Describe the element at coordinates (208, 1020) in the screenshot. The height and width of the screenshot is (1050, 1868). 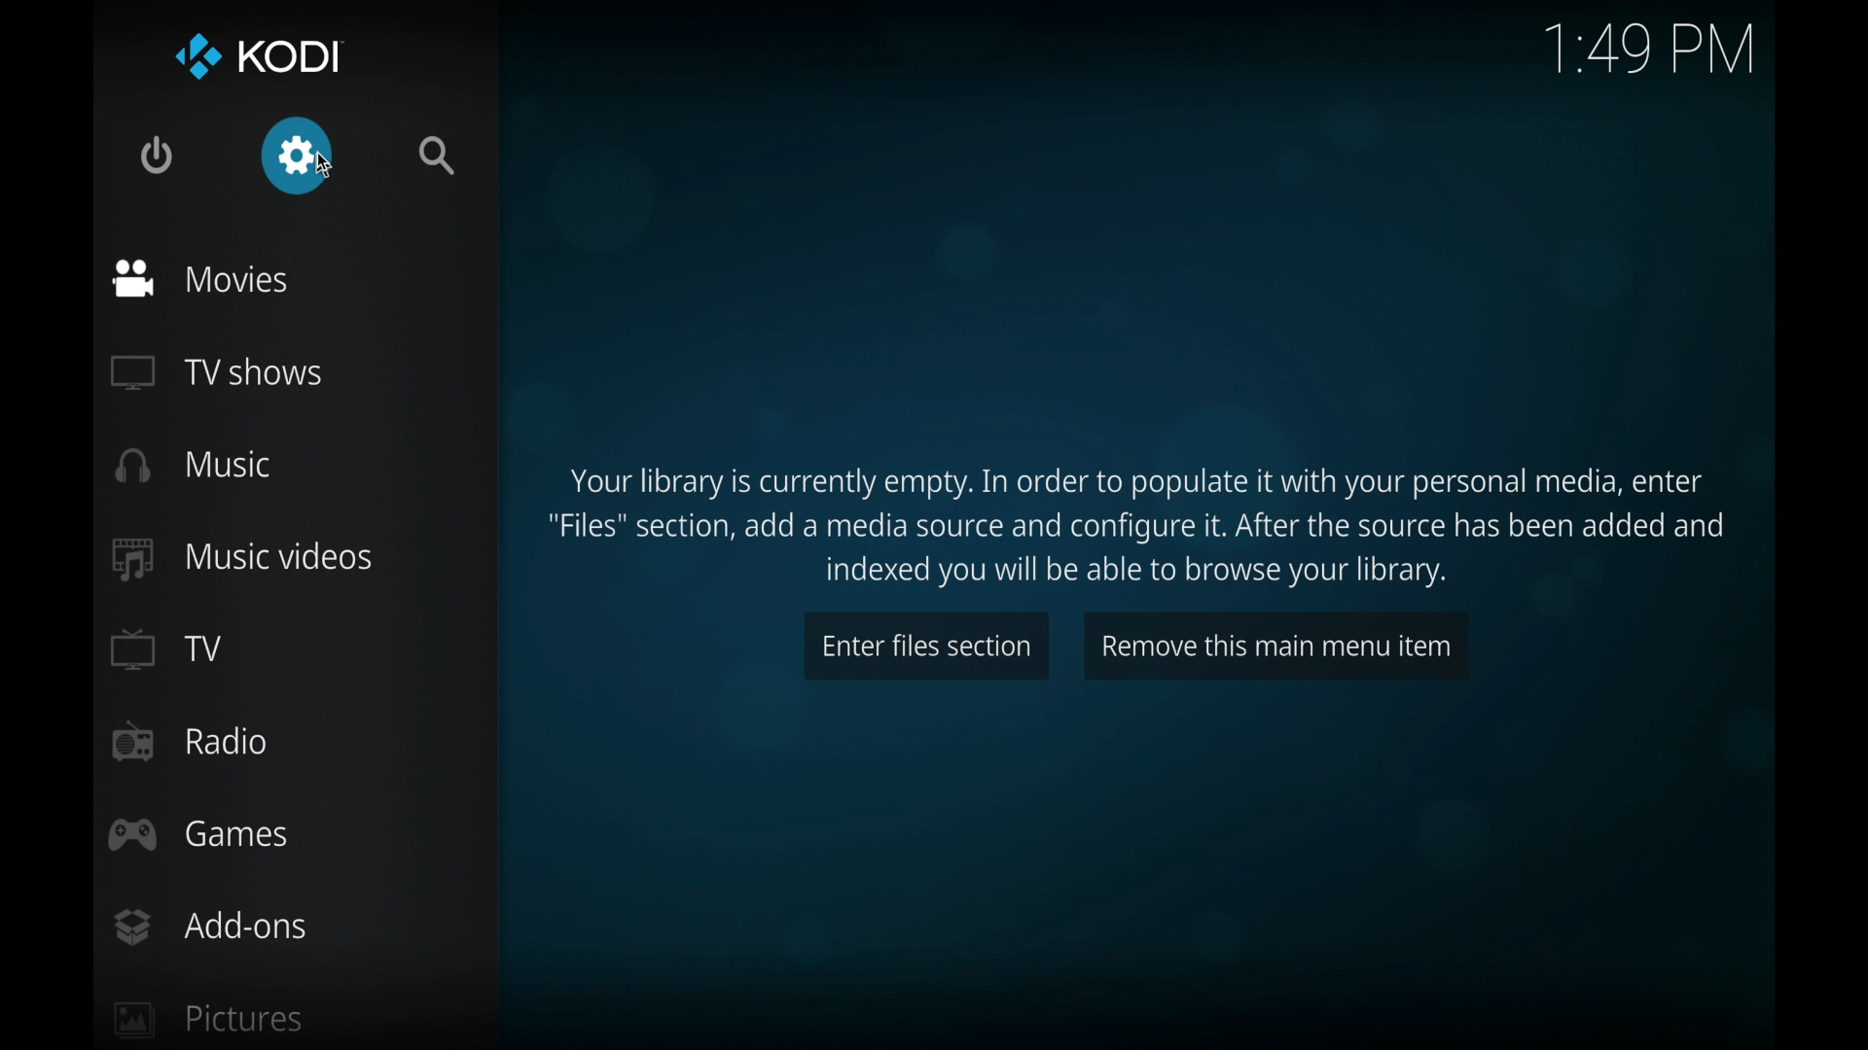
I see `pictures` at that location.